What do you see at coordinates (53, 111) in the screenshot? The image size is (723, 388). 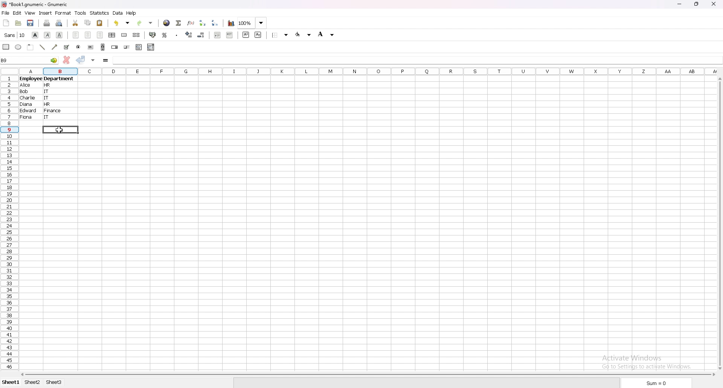 I see `finance` at bounding box center [53, 111].